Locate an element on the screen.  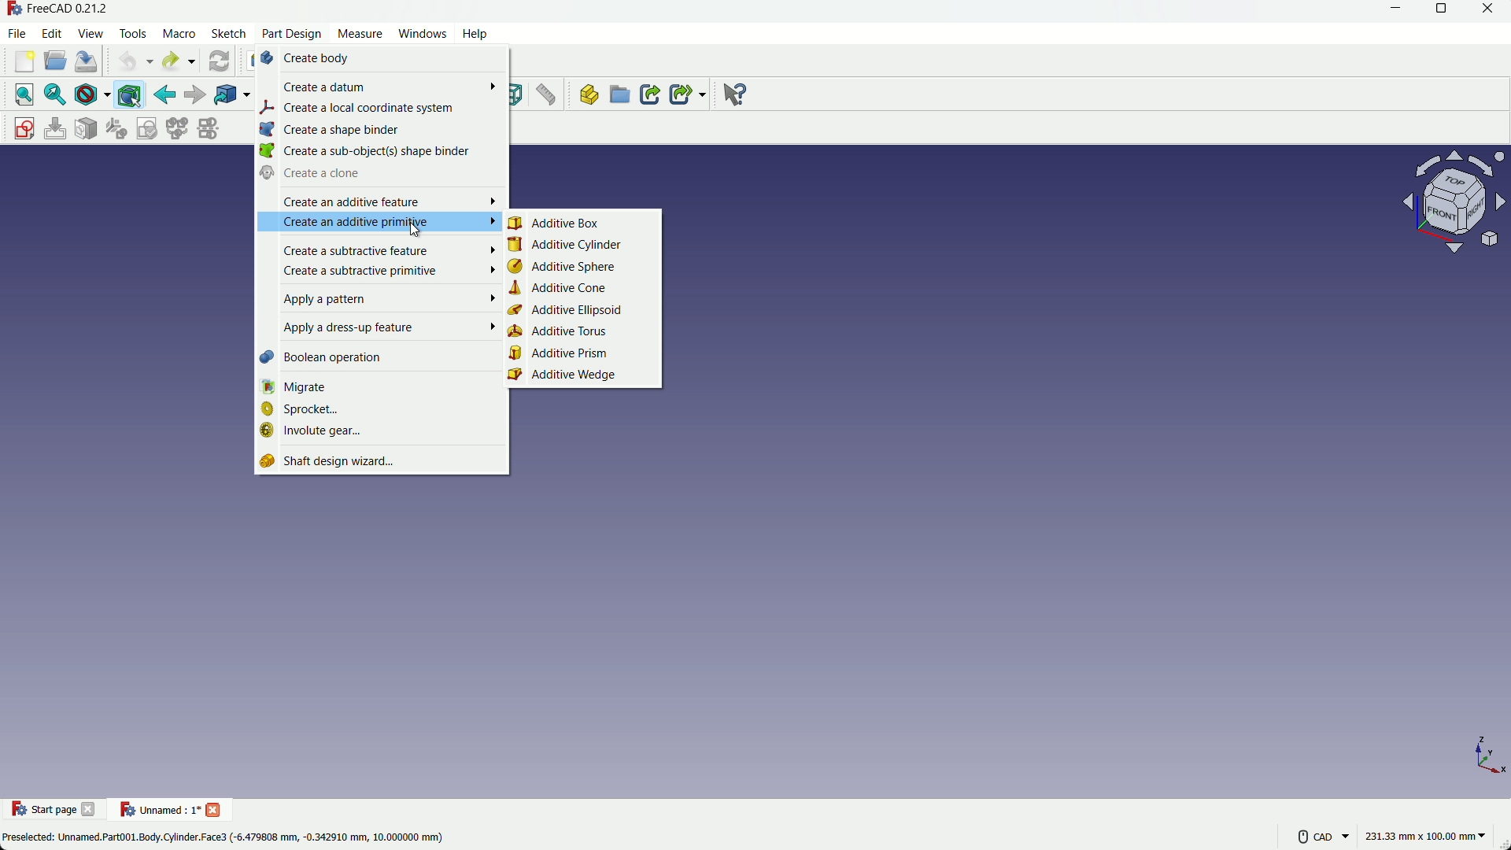
create part is located at coordinates (587, 94).